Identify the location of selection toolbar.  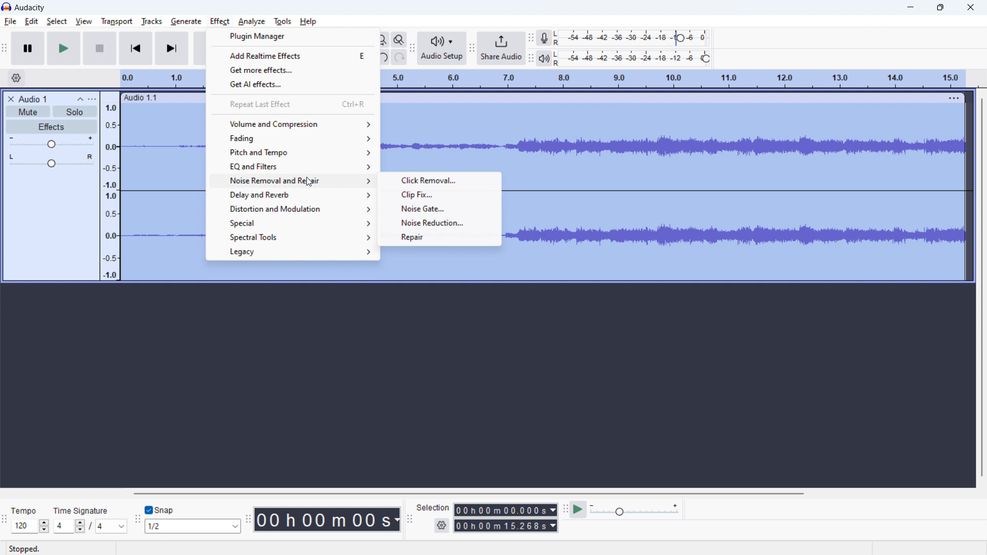
(410, 517).